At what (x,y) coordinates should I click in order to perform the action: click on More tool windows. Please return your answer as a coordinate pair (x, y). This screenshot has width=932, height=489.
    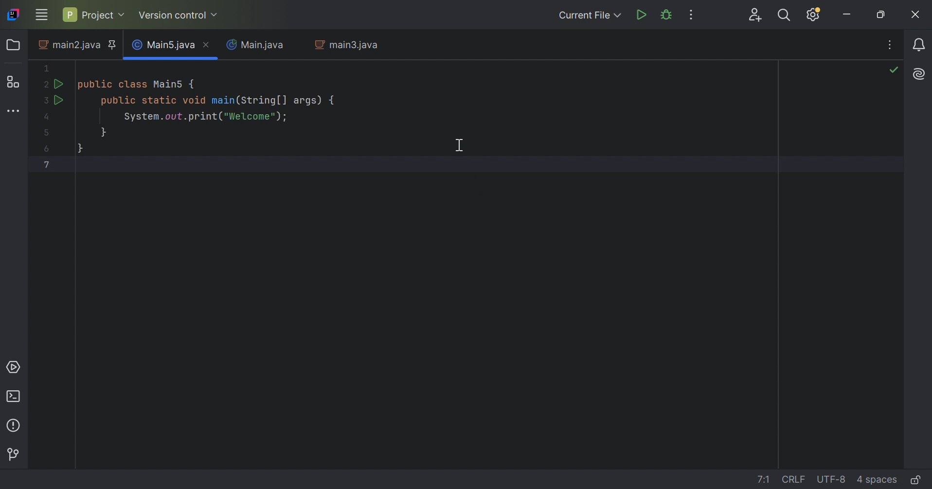
    Looking at the image, I should click on (15, 110).